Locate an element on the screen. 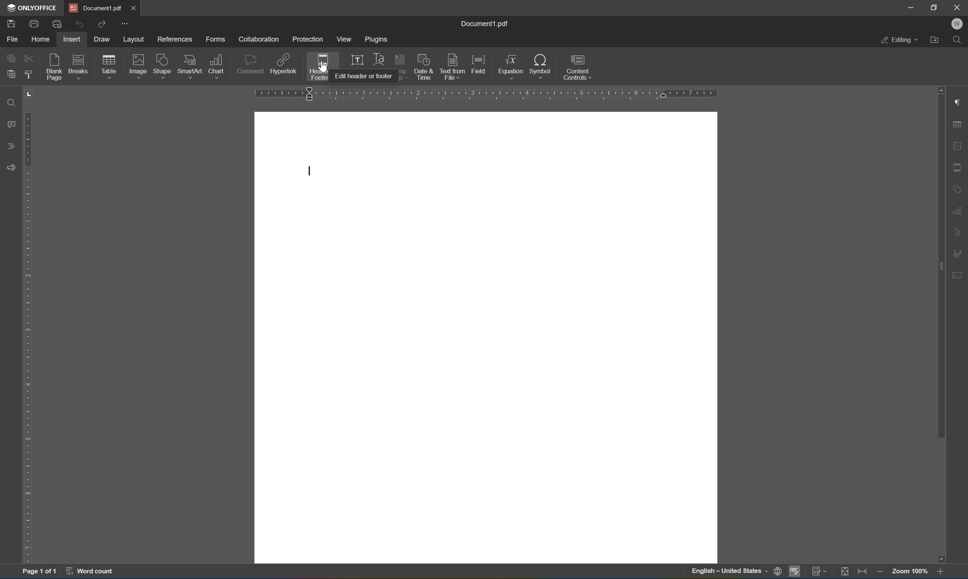 The width and height of the screenshot is (968, 579). print is located at coordinates (32, 24).